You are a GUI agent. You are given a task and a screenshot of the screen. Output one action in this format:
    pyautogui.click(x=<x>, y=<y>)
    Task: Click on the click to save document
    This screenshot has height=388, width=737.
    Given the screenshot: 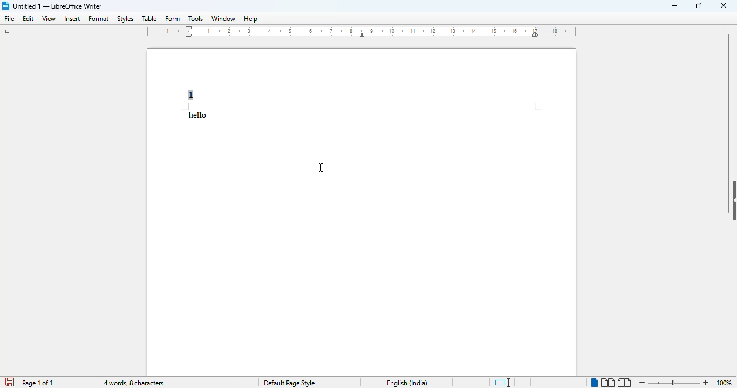 What is the action you would take?
    pyautogui.click(x=10, y=382)
    